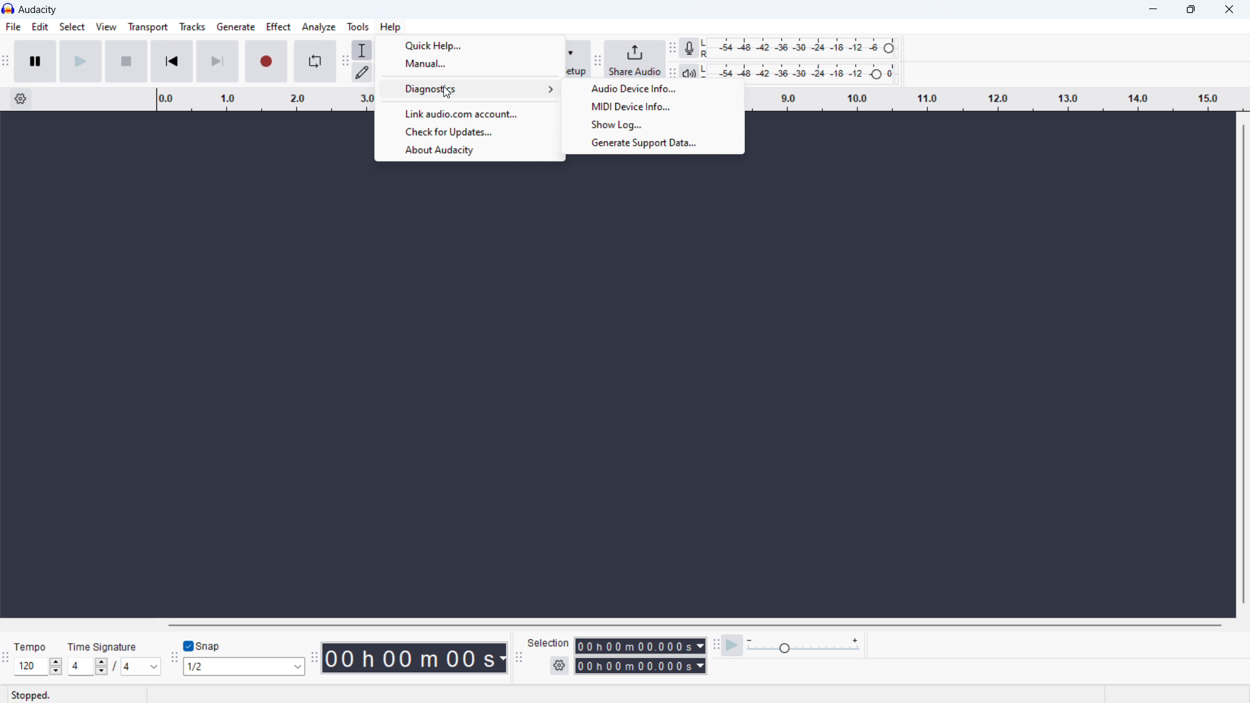 This screenshot has height=703, width=1250. I want to click on select snapping, so click(244, 667).